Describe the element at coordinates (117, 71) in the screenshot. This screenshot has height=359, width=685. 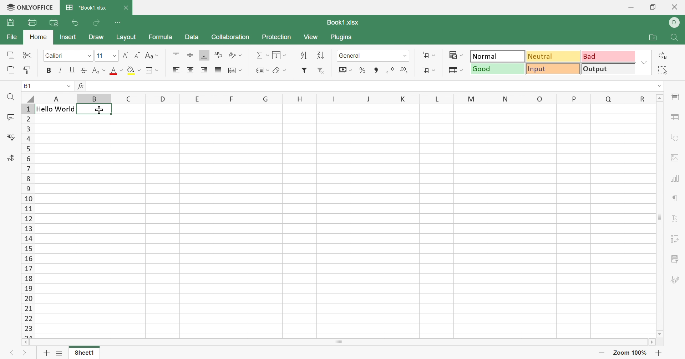
I see `Font color` at that location.